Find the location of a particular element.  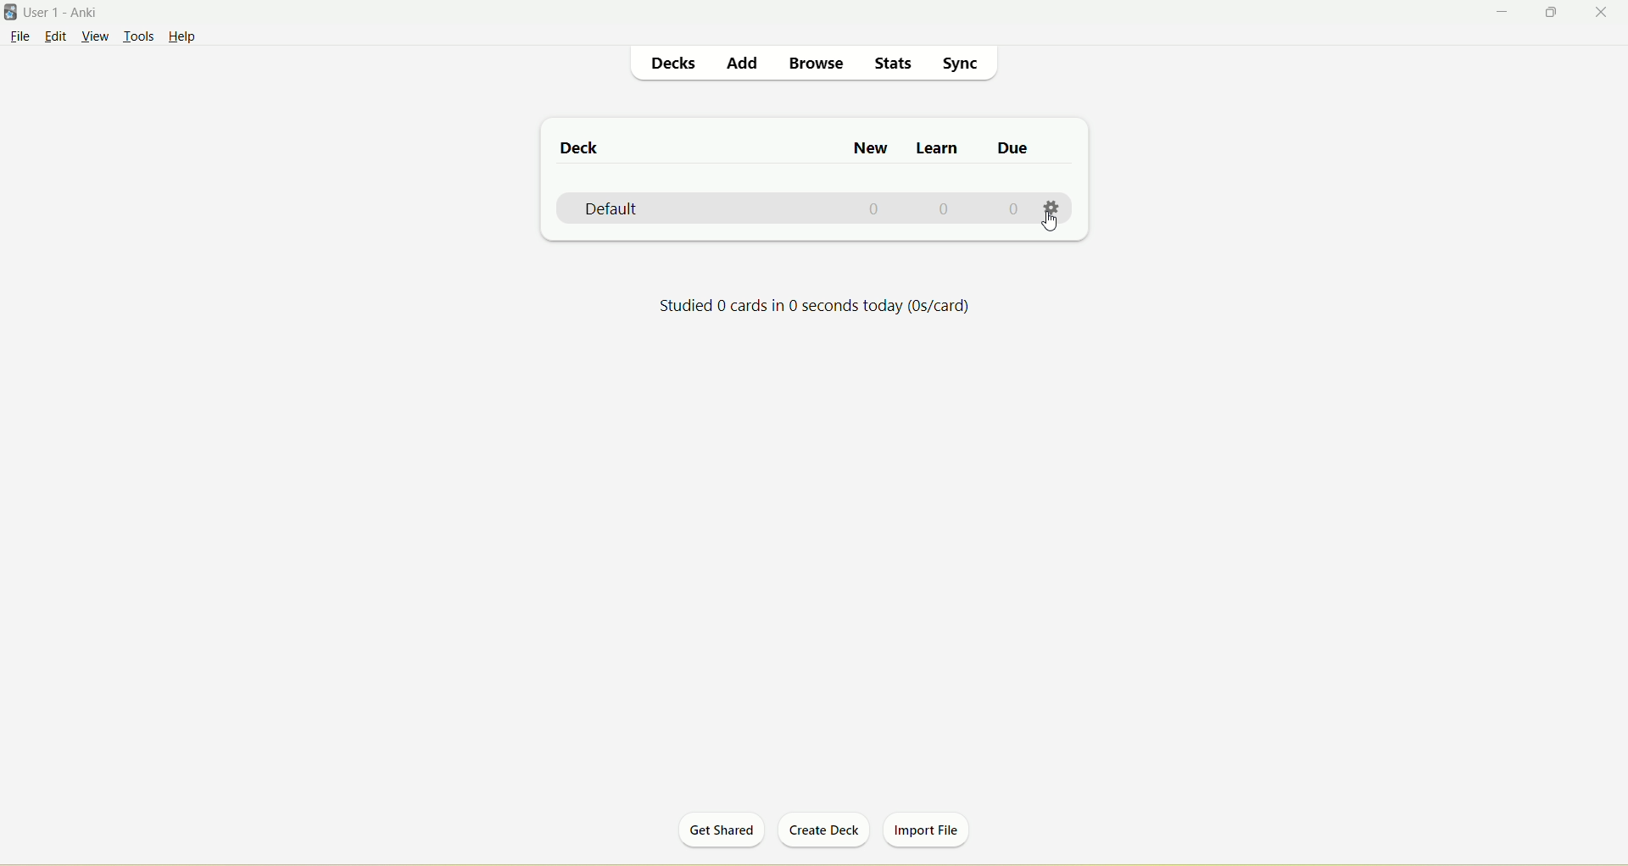

decks is located at coordinates (677, 64).